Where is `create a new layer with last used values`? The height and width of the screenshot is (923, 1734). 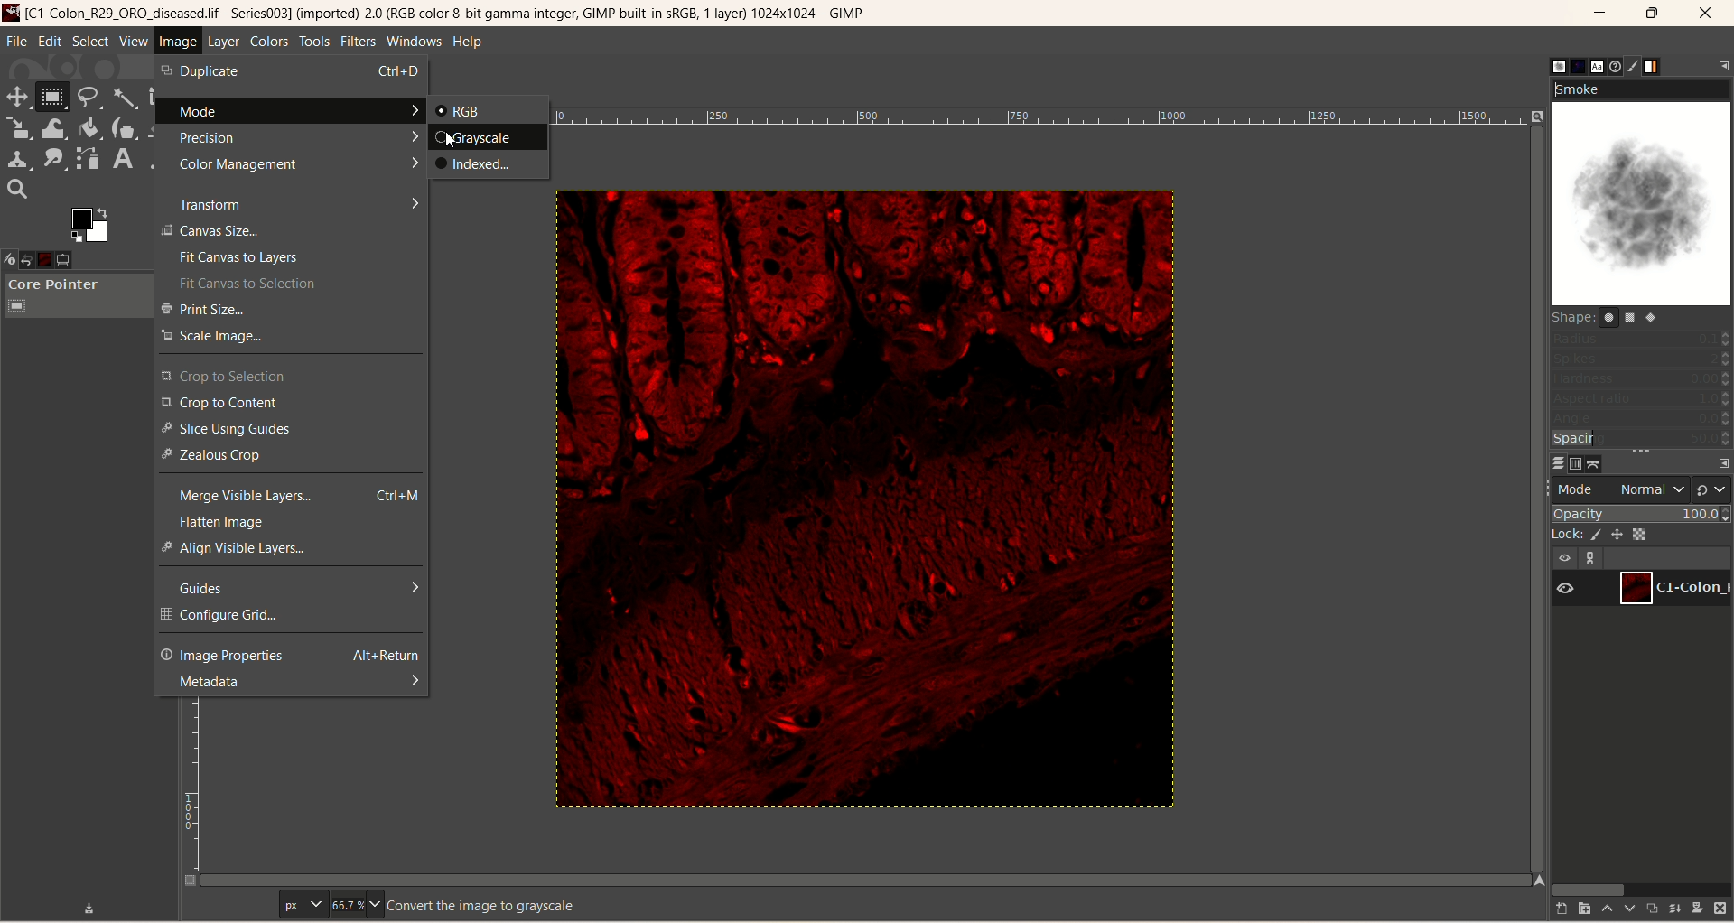 create a new layer with last used values is located at coordinates (1562, 910).